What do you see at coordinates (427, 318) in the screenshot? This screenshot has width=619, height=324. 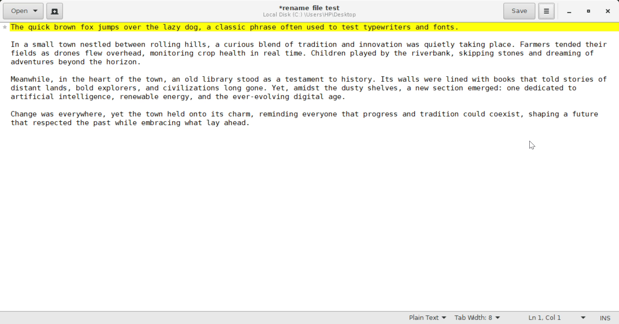 I see `Selected Language` at bounding box center [427, 318].